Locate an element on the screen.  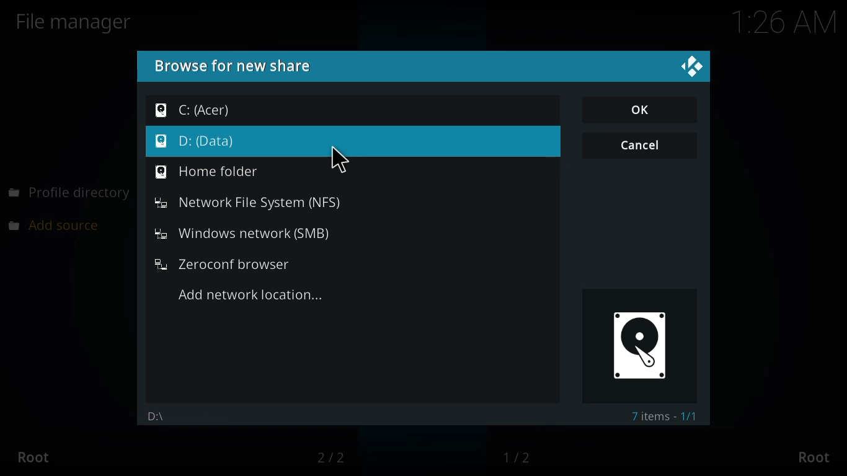
profile directory is located at coordinates (70, 193).